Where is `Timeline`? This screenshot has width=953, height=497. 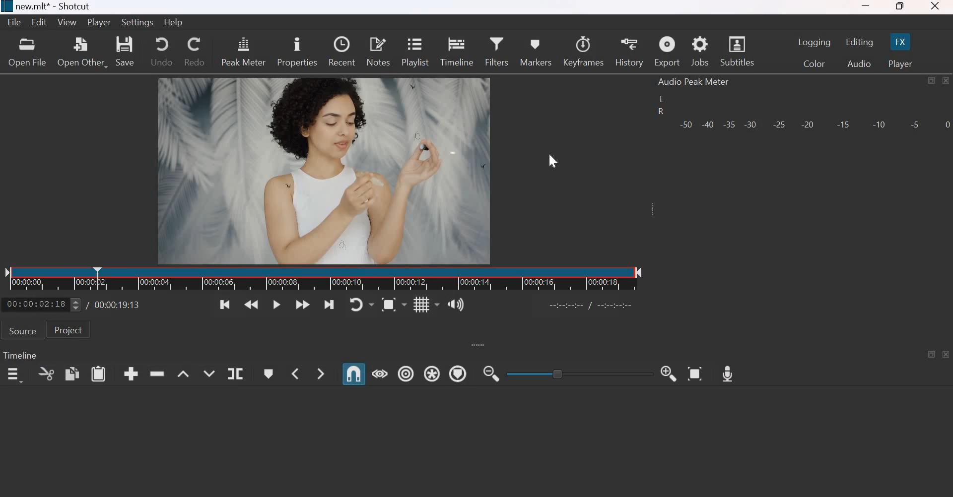 Timeline is located at coordinates (323, 279).